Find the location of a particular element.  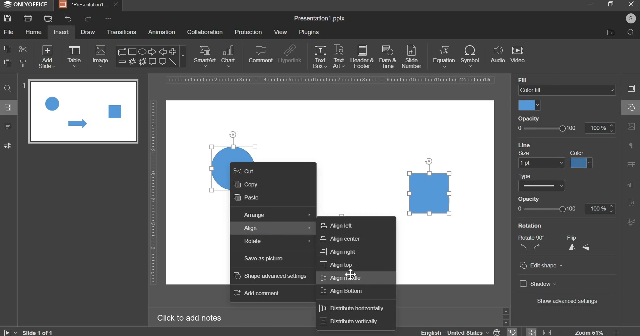

slide show is located at coordinates (10, 331).